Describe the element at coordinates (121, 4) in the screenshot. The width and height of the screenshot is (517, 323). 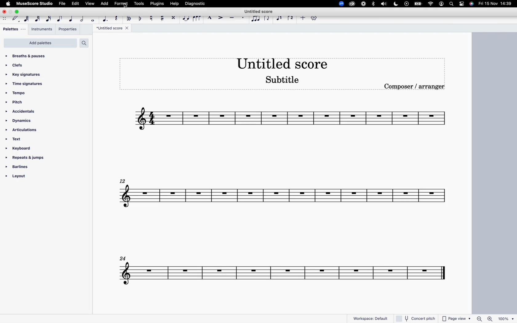
I see `format` at that location.